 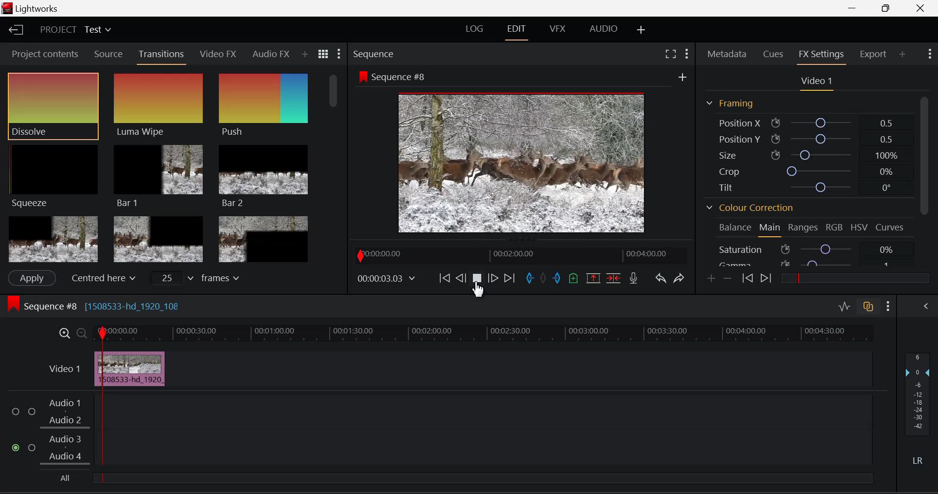 I want to click on Audio Input Checkbox, so click(x=17, y=448).